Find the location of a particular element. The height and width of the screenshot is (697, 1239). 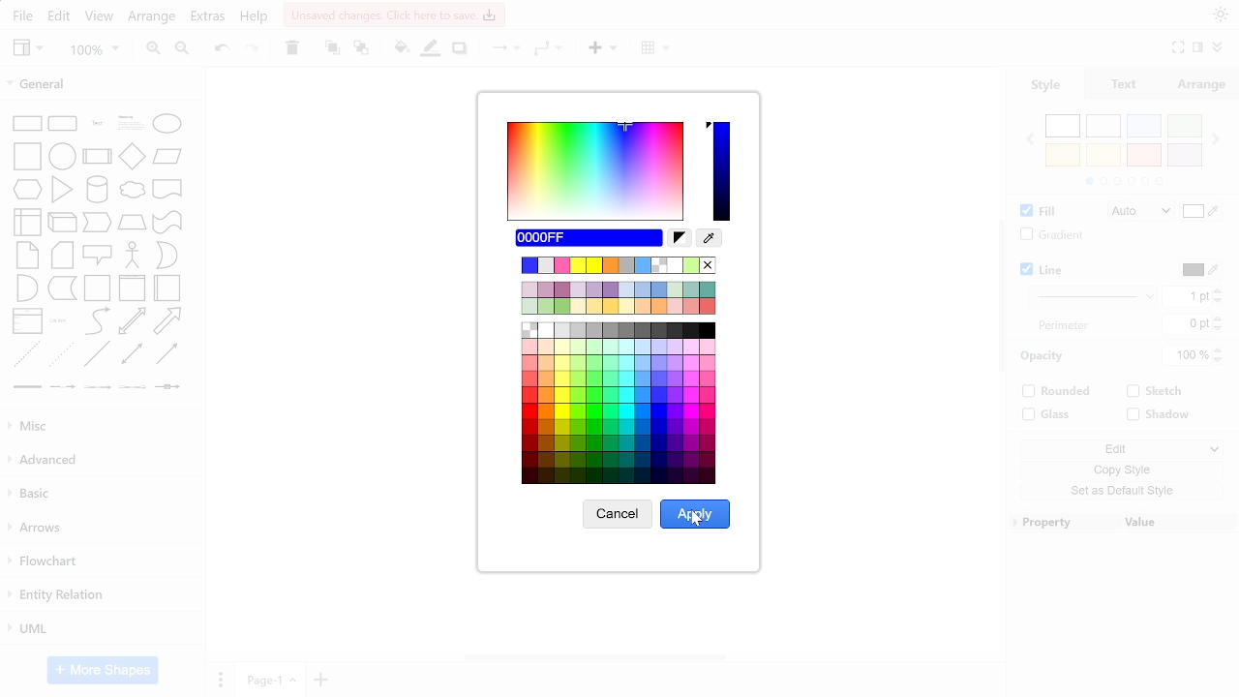

increase line width is located at coordinates (1218, 289).